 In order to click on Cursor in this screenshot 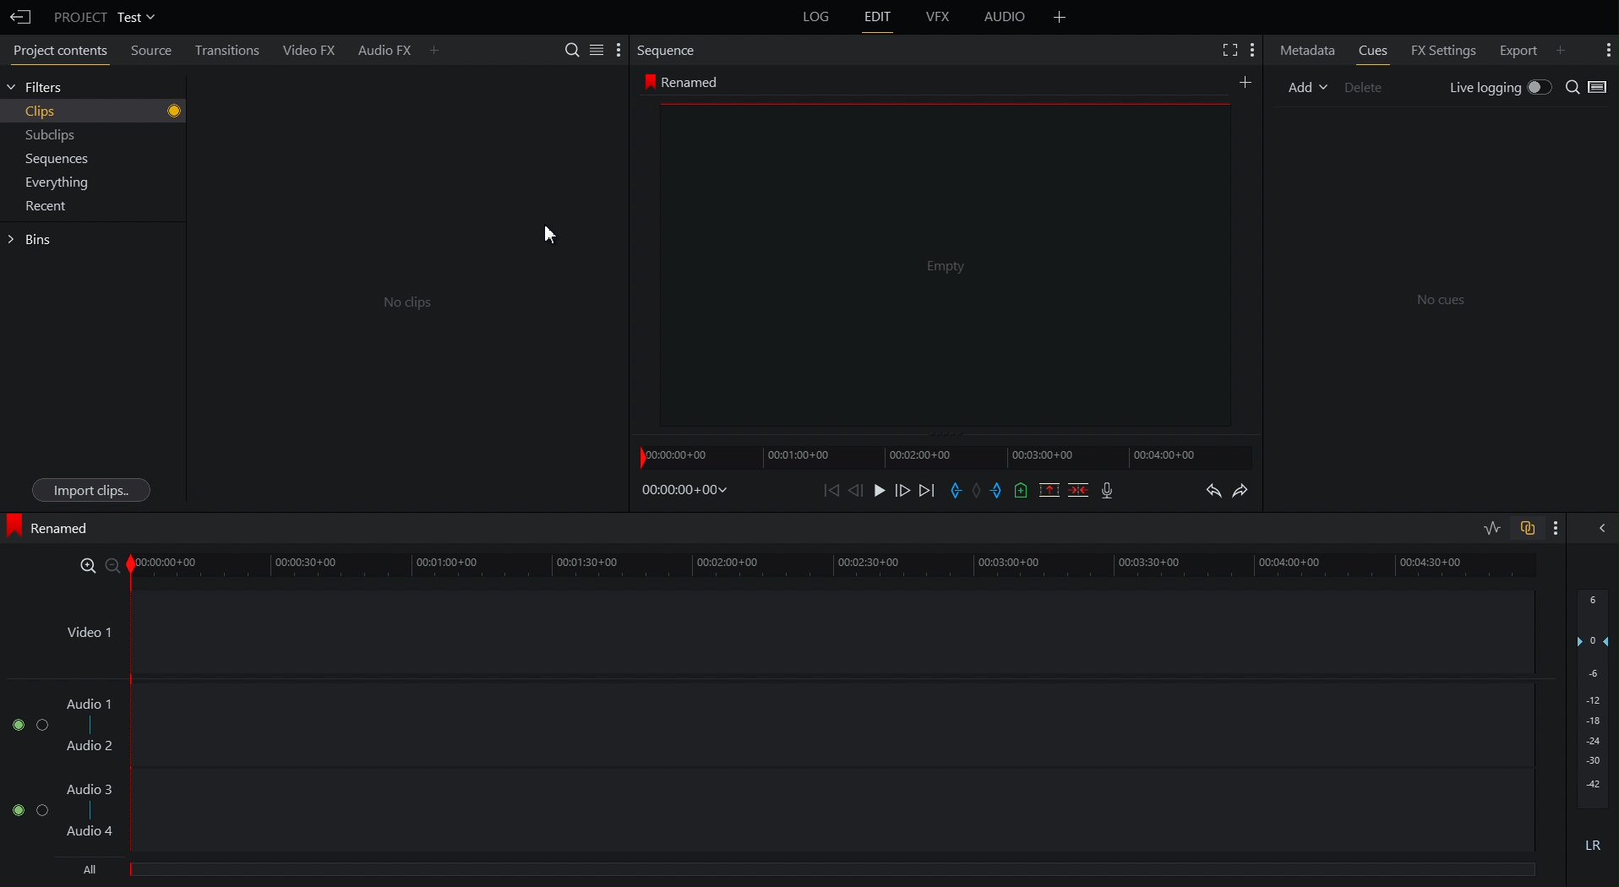, I will do `click(553, 240)`.